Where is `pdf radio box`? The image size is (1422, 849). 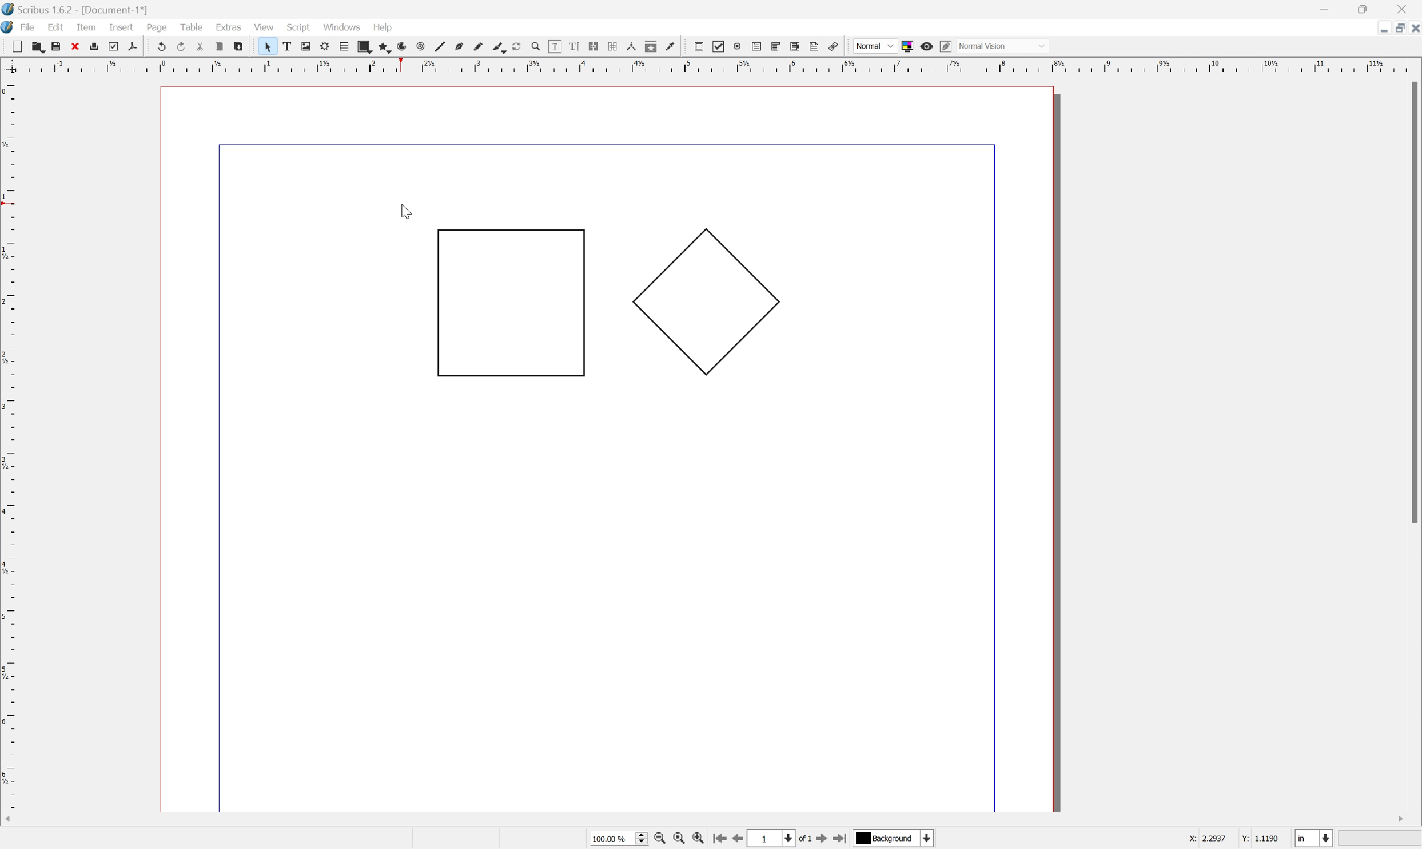
pdf radio box is located at coordinates (735, 46).